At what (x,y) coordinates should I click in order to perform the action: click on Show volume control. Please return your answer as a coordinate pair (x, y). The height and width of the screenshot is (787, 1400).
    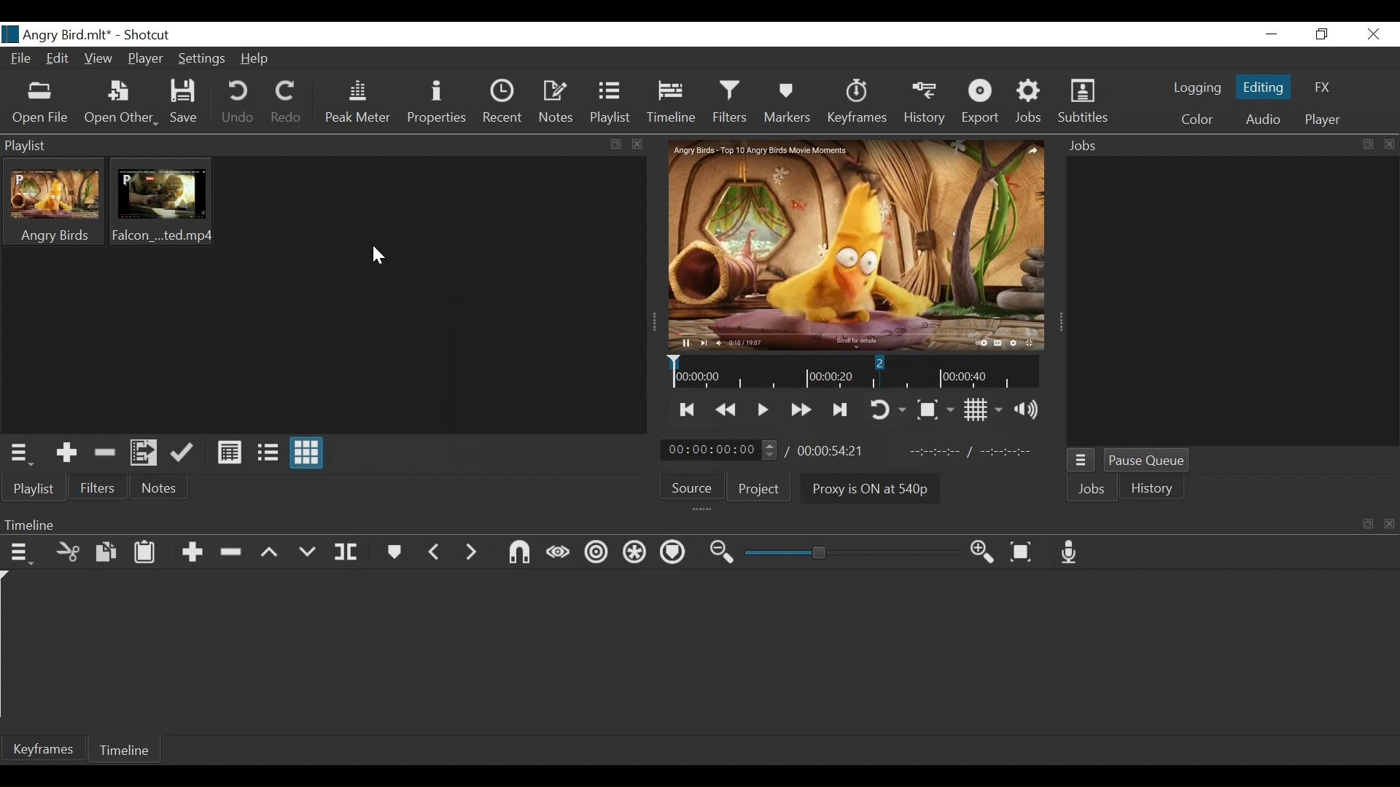
    Looking at the image, I should click on (1027, 410).